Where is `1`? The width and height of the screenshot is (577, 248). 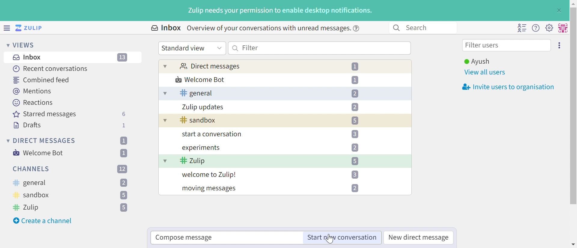 1 is located at coordinates (355, 80).